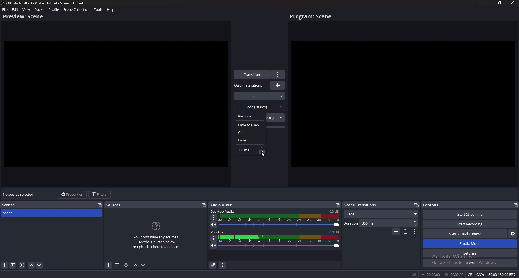 The height and width of the screenshot is (278, 519). Describe the element at coordinates (54, 9) in the screenshot. I see `profile` at that location.